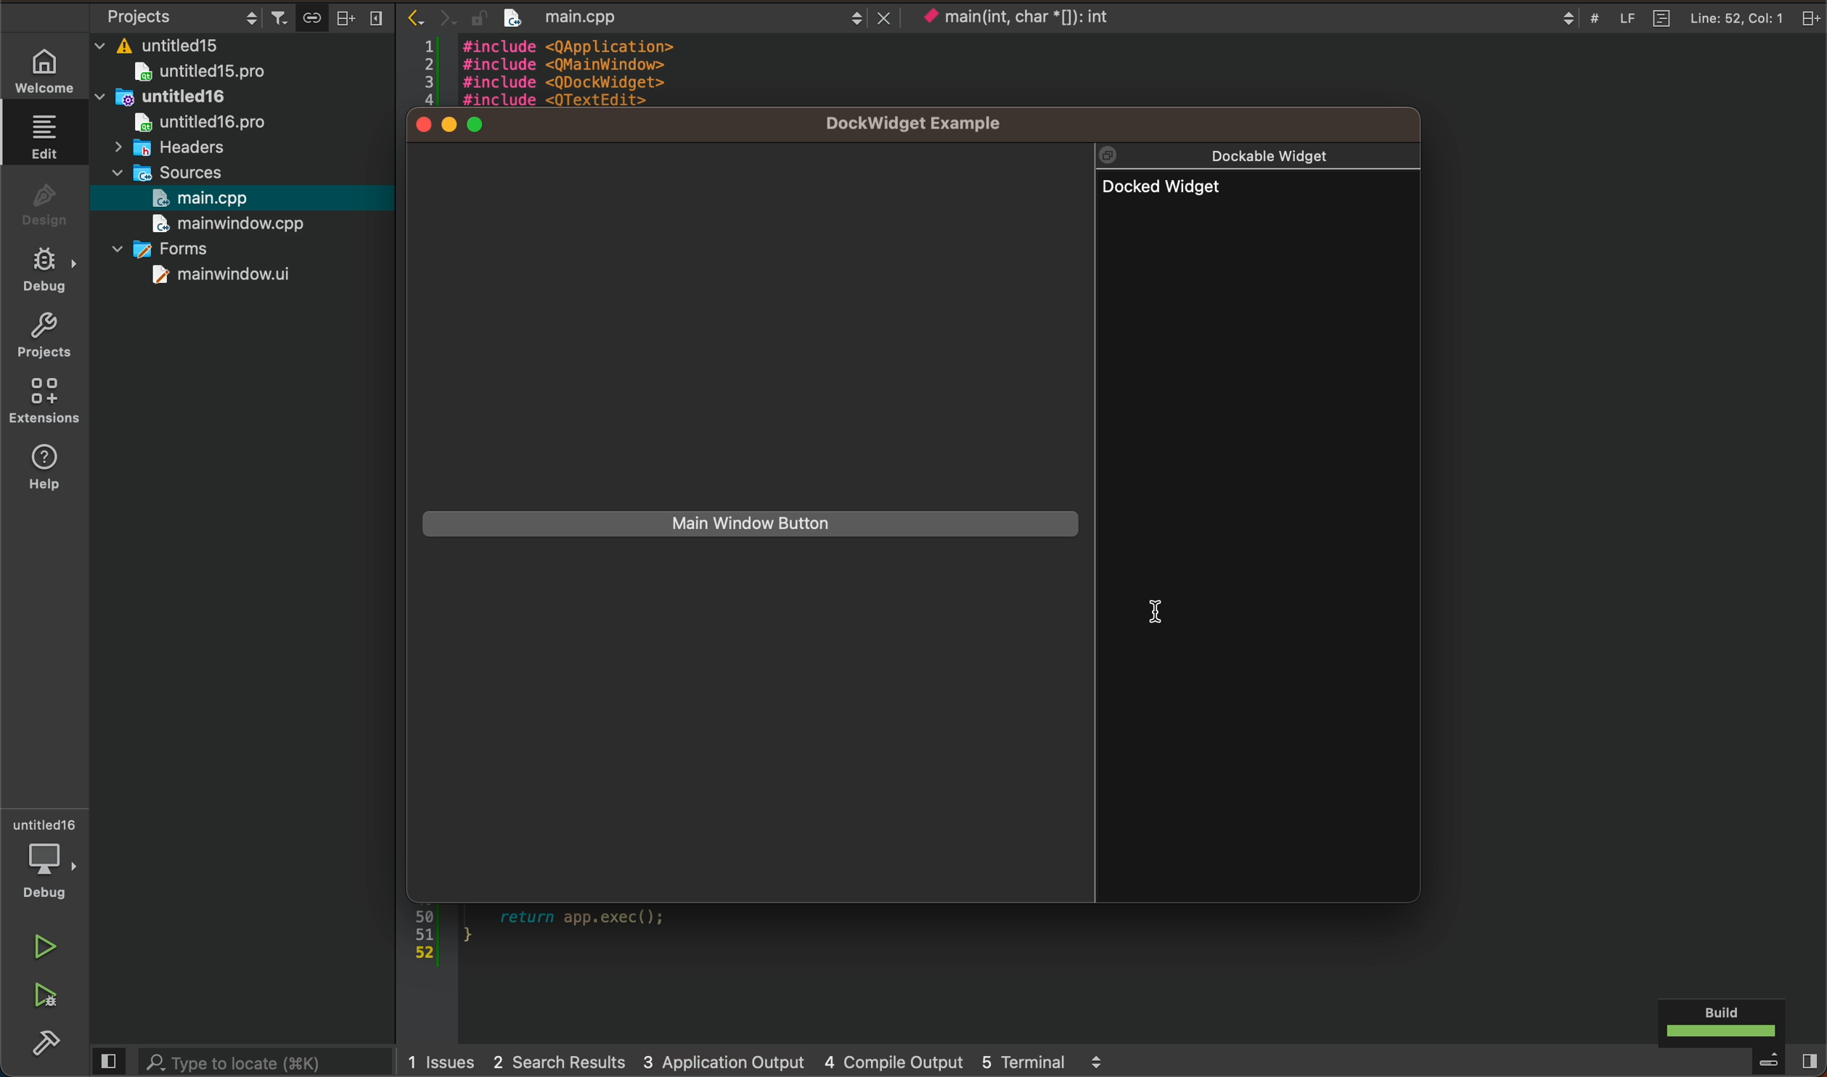 The height and width of the screenshot is (1077, 1827). What do you see at coordinates (166, 96) in the screenshot?
I see `untitled16` at bounding box center [166, 96].